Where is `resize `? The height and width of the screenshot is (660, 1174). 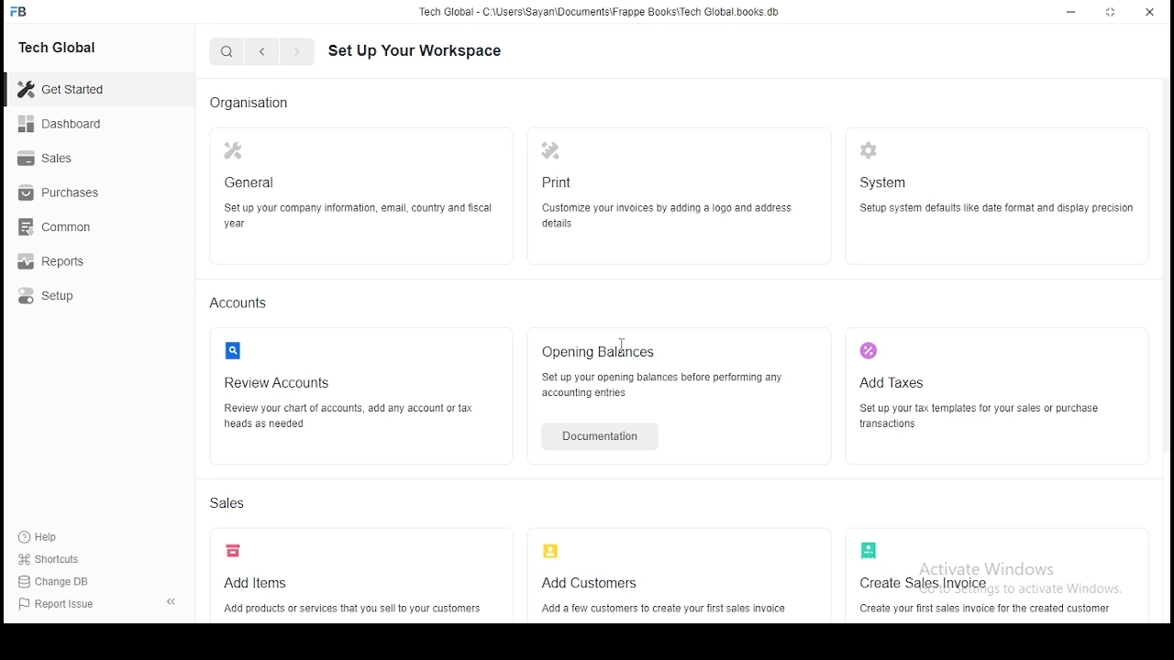 resize  is located at coordinates (1112, 13).